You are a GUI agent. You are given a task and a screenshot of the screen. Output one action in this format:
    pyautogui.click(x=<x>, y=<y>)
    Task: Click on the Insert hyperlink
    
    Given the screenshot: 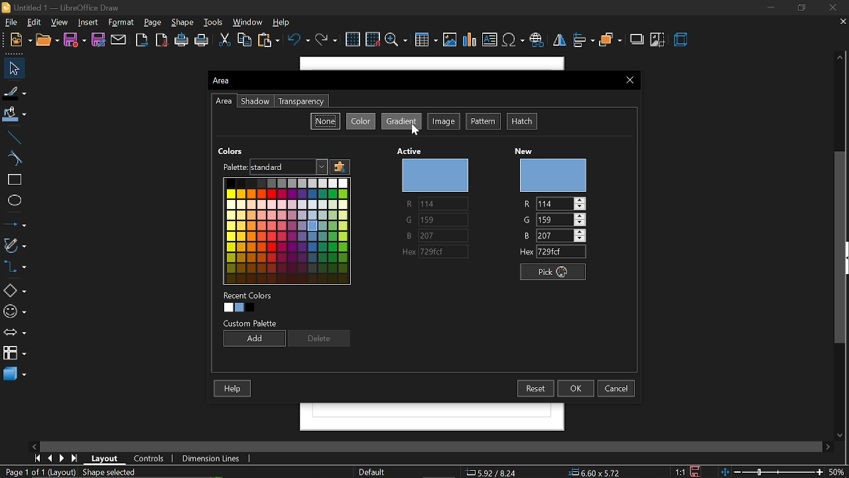 What is the action you would take?
    pyautogui.click(x=537, y=41)
    